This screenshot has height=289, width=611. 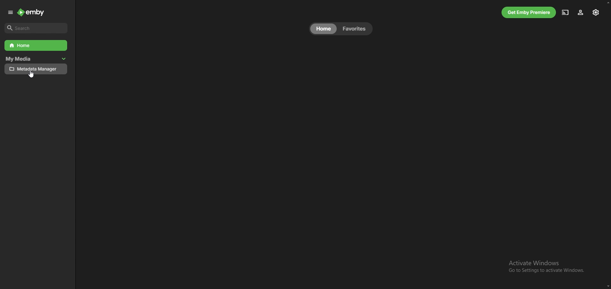 What do you see at coordinates (36, 45) in the screenshot?
I see `home` at bounding box center [36, 45].